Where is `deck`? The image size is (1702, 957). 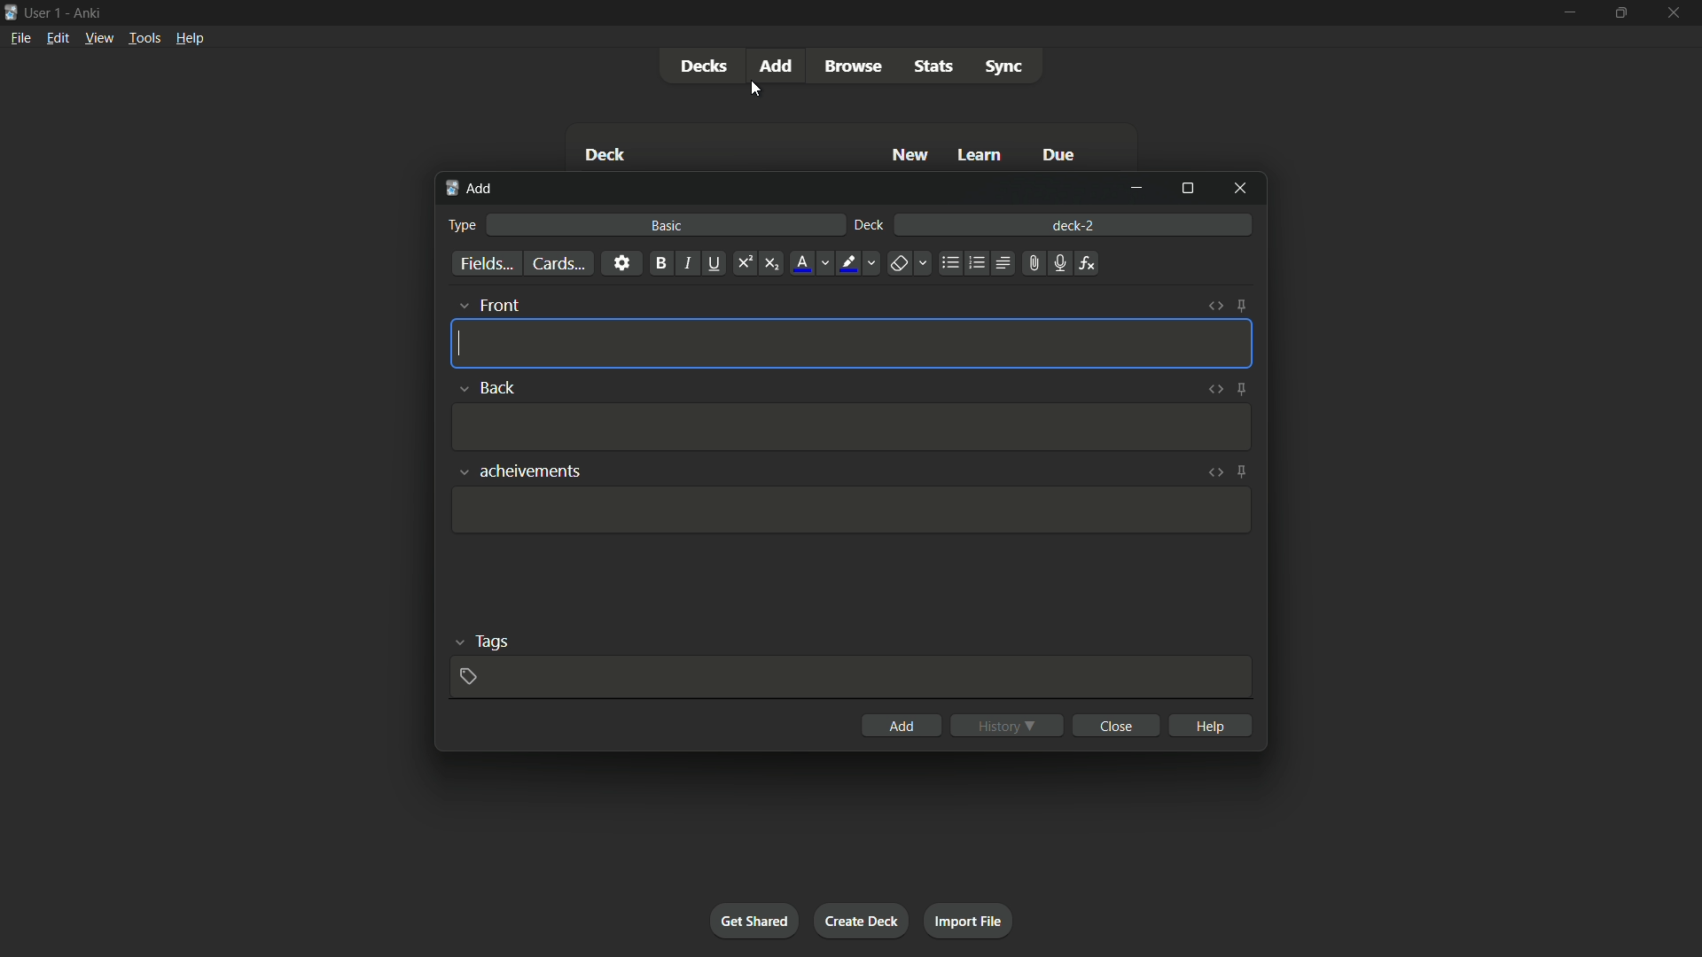
deck is located at coordinates (869, 226).